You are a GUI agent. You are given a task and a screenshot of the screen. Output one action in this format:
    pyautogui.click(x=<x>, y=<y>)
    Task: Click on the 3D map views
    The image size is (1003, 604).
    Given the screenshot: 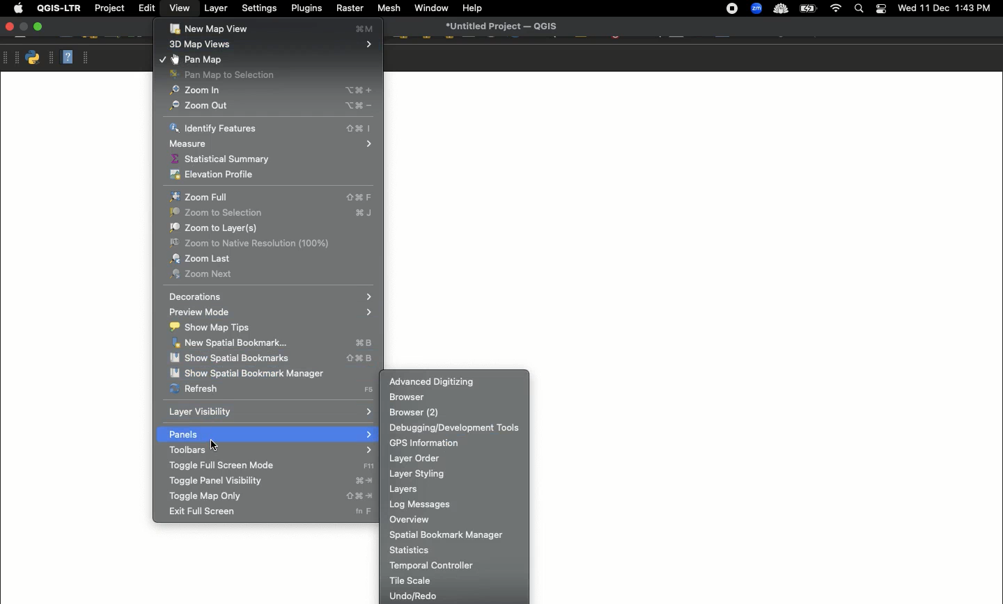 What is the action you would take?
    pyautogui.click(x=271, y=45)
    